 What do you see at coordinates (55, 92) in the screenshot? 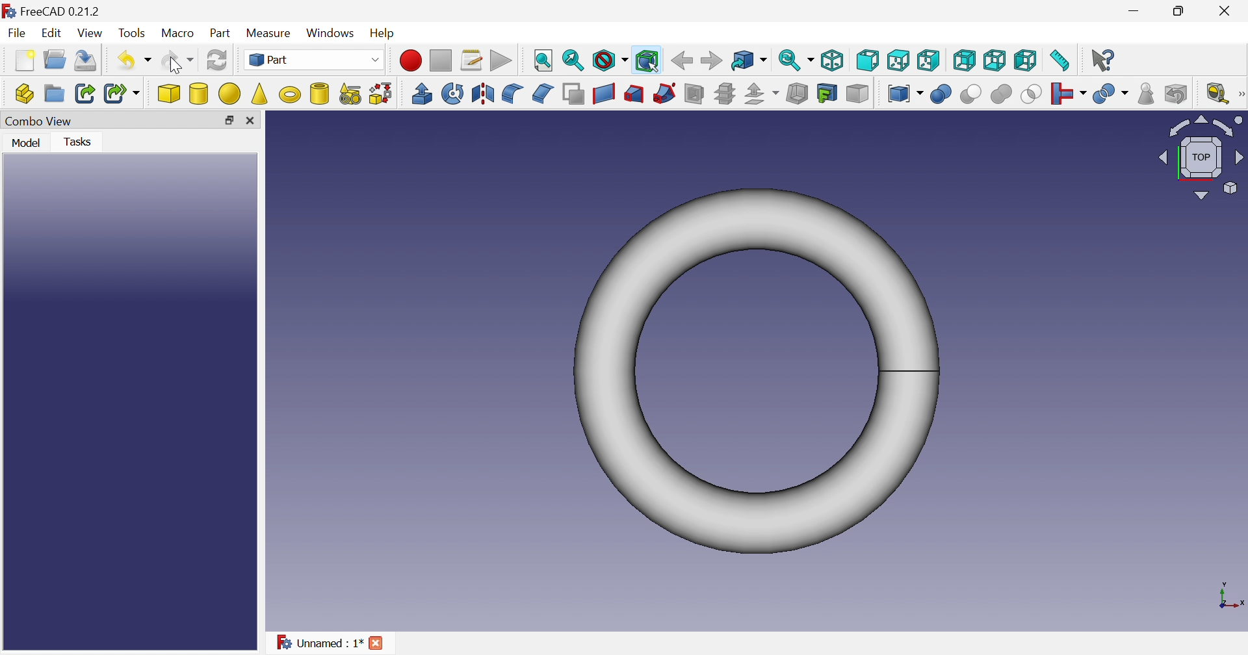
I see `Create group` at bounding box center [55, 92].